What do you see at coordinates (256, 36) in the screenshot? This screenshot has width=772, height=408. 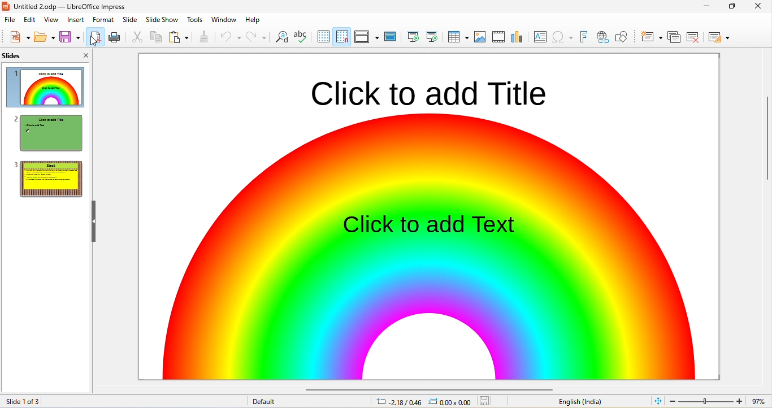 I see `redo` at bounding box center [256, 36].